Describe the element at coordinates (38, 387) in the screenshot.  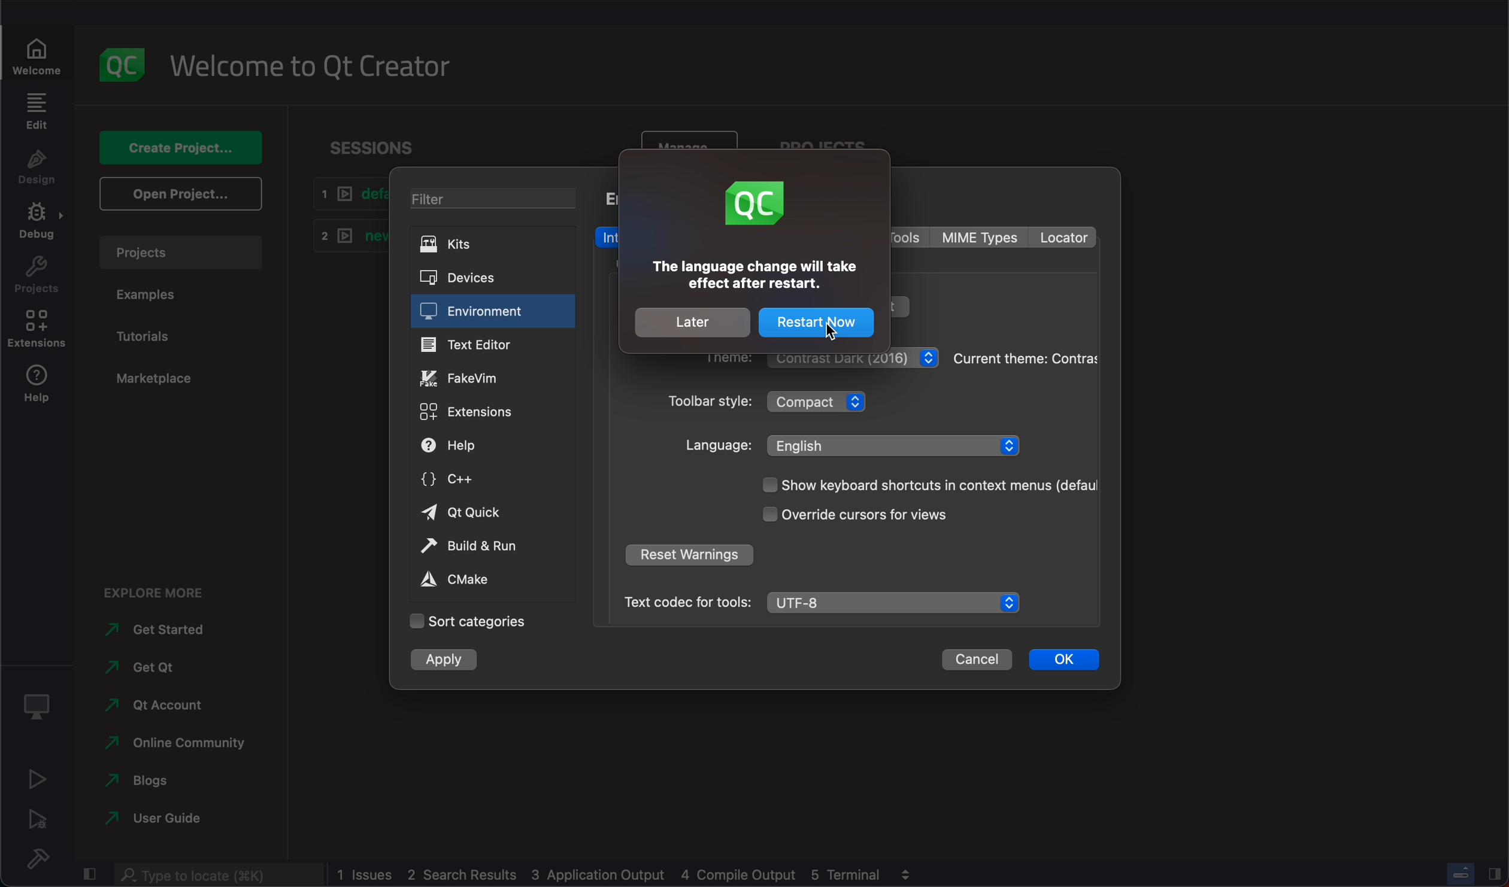
I see `help` at that location.